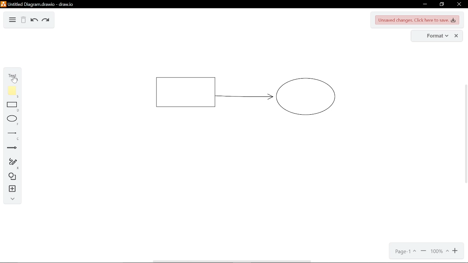  Describe the element at coordinates (14, 106) in the screenshot. I see `rectangle` at that location.